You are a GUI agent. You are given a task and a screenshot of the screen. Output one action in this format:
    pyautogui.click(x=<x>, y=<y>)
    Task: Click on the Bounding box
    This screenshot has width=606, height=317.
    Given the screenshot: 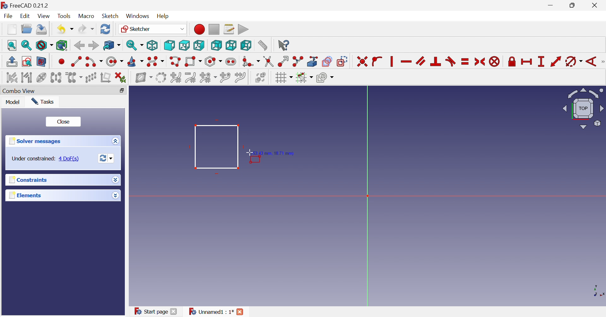 What is the action you would take?
    pyautogui.click(x=62, y=46)
    